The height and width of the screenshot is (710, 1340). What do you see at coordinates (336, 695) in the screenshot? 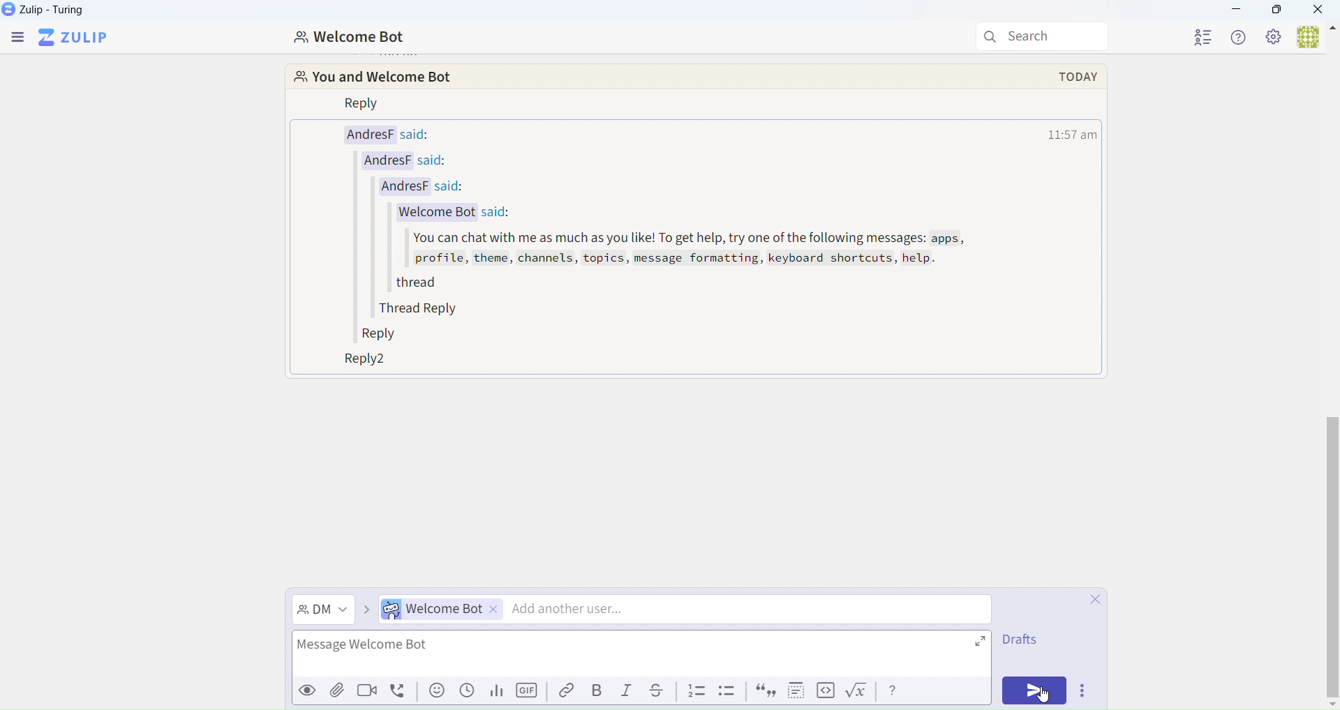
I see `attachment` at bounding box center [336, 695].